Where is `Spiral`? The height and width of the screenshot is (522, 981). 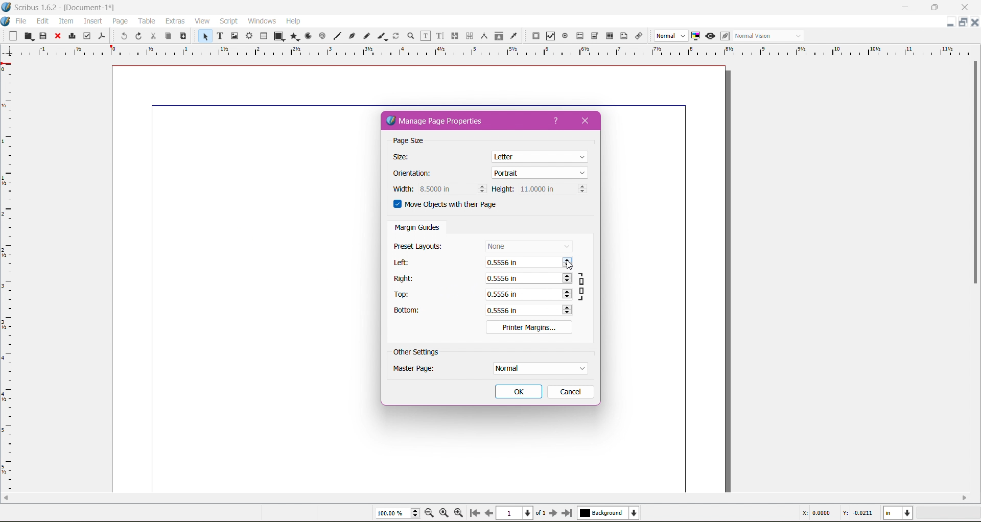 Spiral is located at coordinates (322, 36).